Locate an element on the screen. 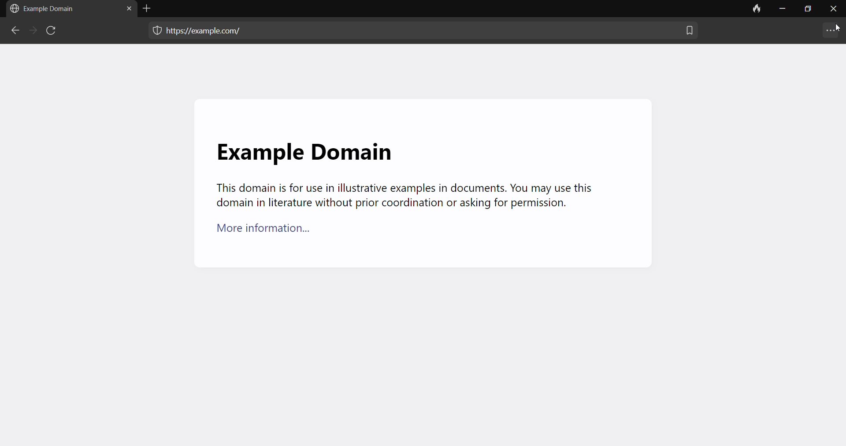 The width and height of the screenshot is (846, 446). forward is located at coordinates (31, 31).